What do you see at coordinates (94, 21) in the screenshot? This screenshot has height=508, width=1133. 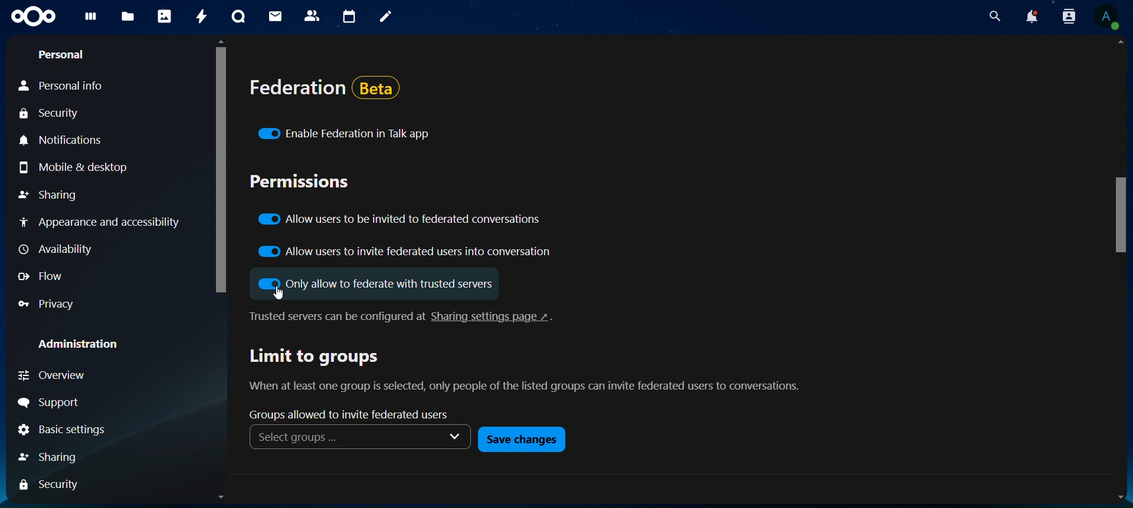 I see `dashboard` at bounding box center [94, 21].